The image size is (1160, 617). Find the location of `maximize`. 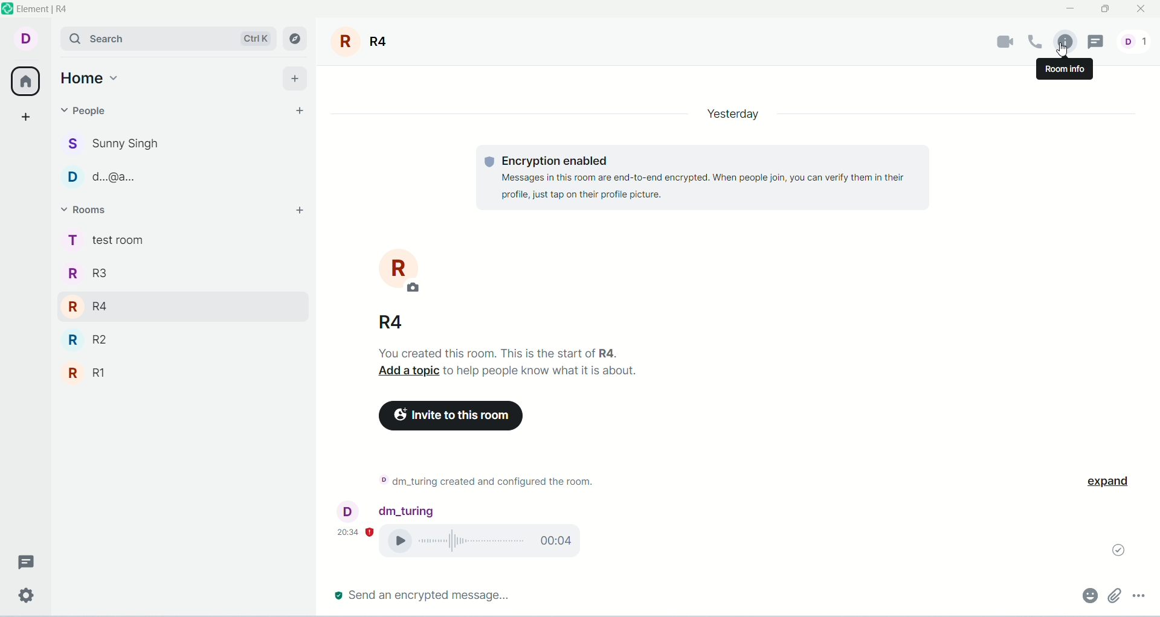

maximize is located at coordinates (1104, 11).